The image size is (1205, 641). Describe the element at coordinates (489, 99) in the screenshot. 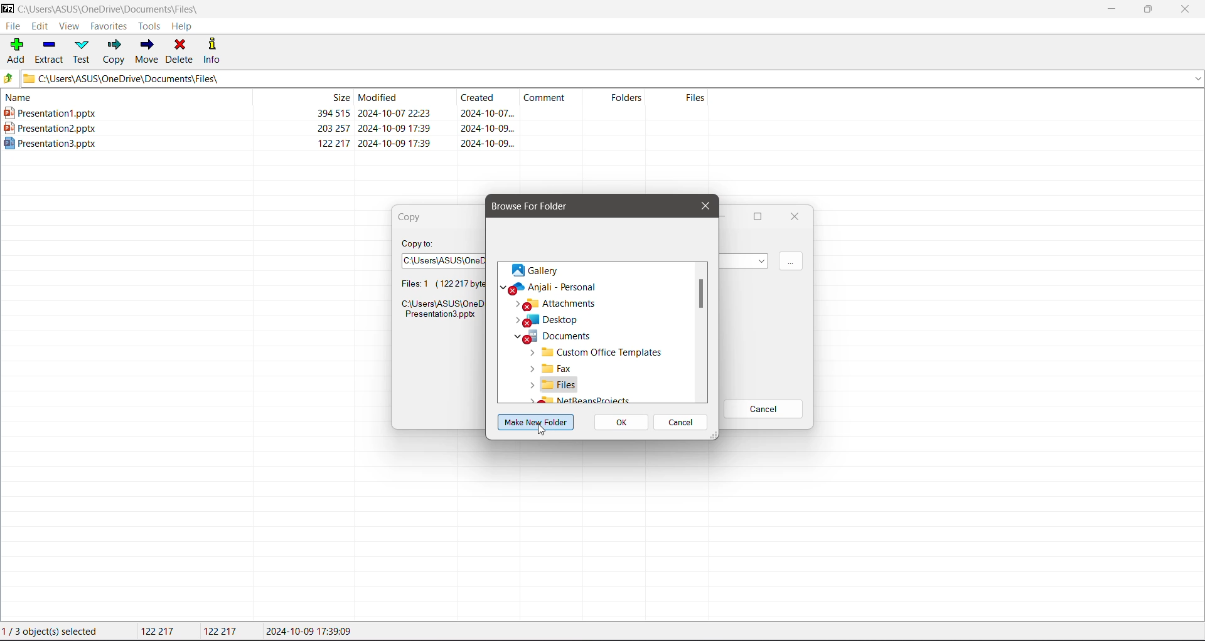

I see `Created Date` at that location.